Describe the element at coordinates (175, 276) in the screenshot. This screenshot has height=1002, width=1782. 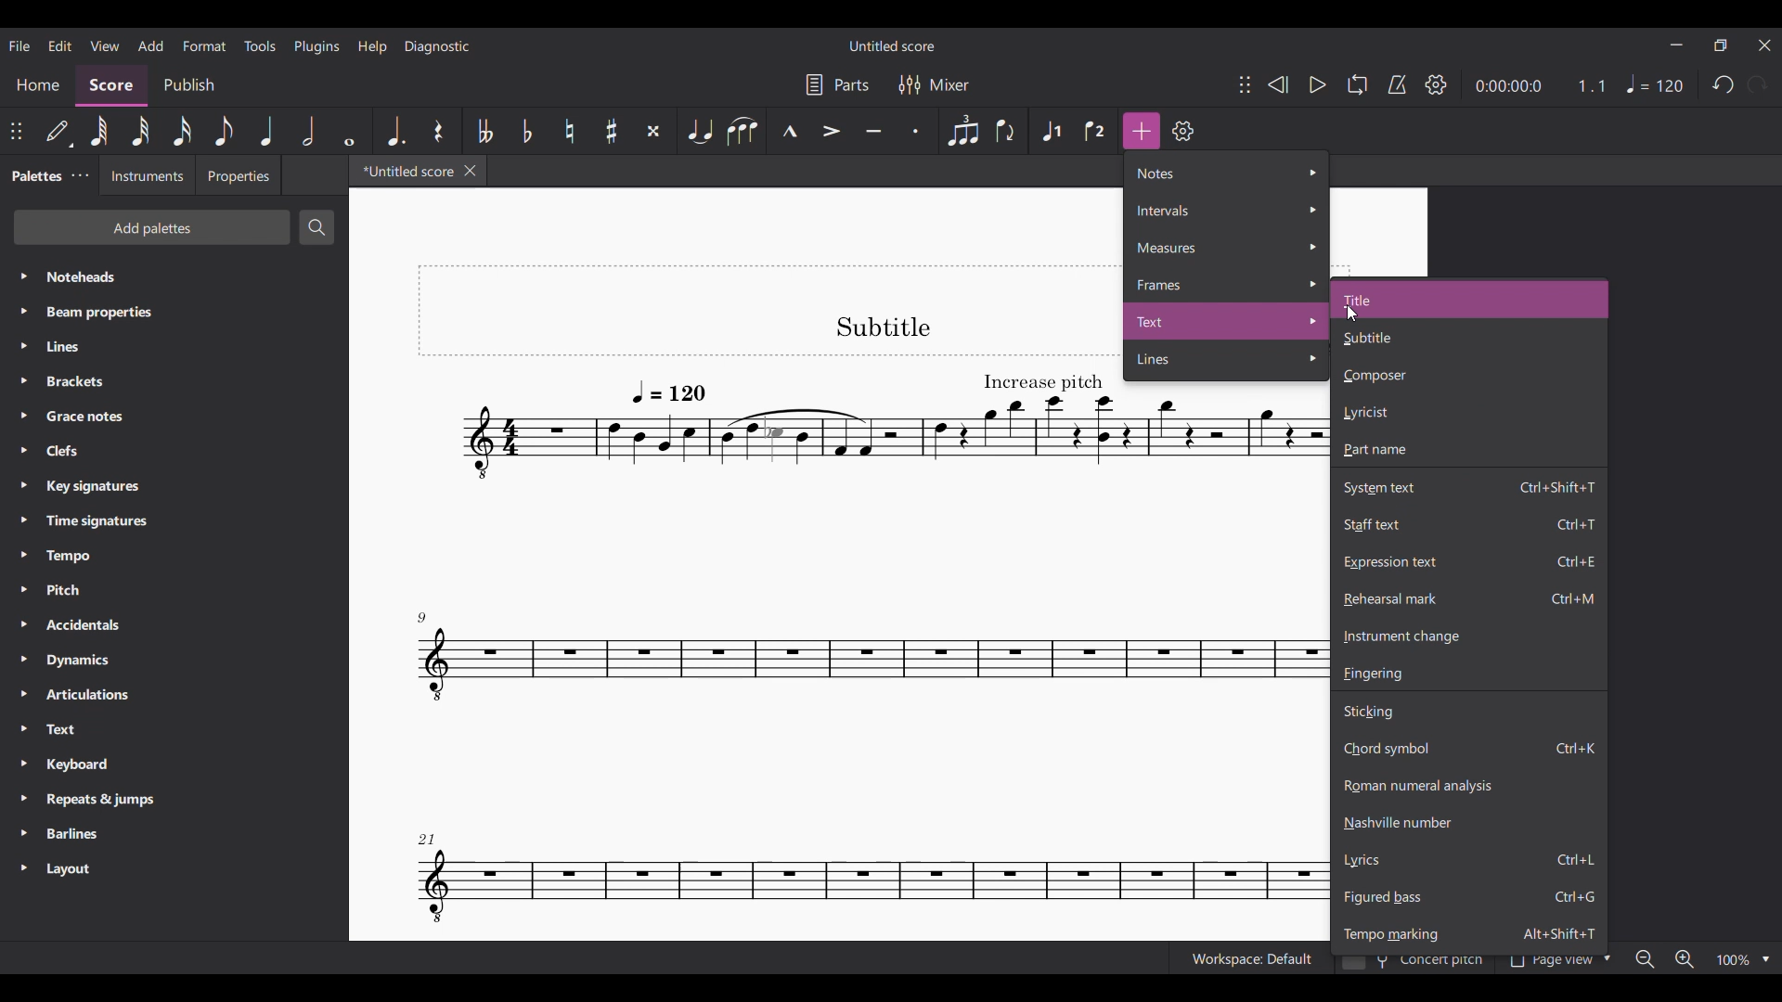
I see `Noteheads` at that location.